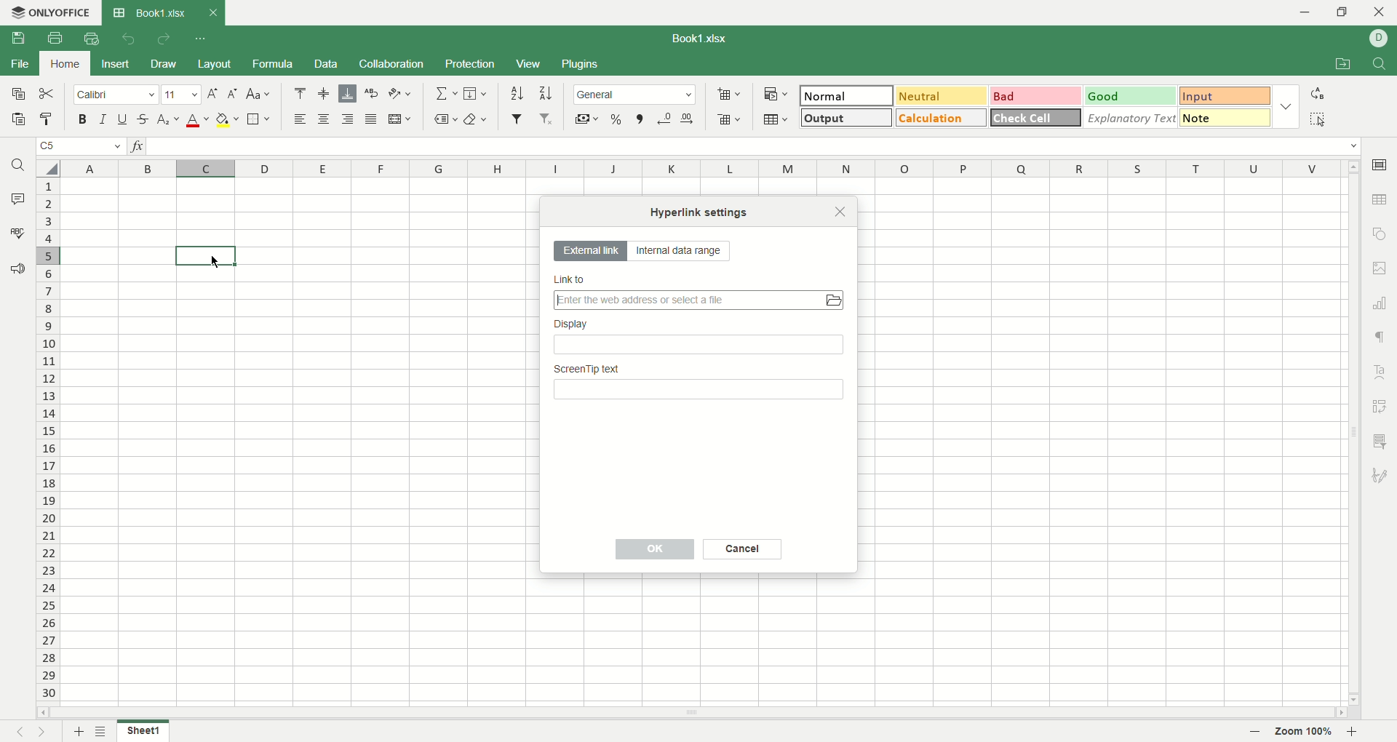 The height and width of the screenshot is (742, 1397). What do you see at coordinates (1034, 96) in the screenshot?
I see `bad` at bounding box center [1034, 96].